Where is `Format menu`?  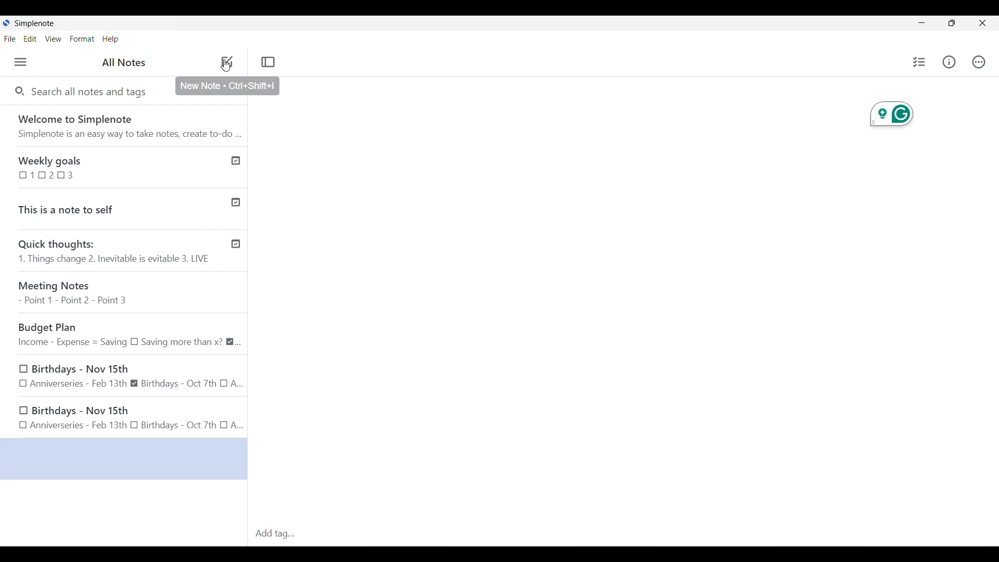 Format menu is located at coordinates (82, 39).